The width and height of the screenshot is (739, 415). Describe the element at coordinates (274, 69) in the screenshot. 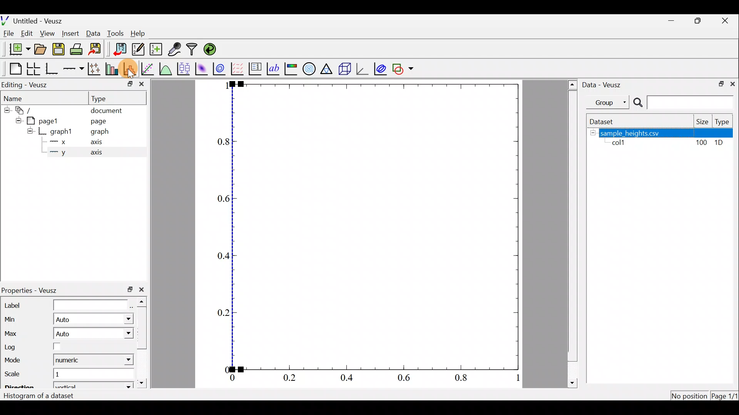

I see `text label` at that location.